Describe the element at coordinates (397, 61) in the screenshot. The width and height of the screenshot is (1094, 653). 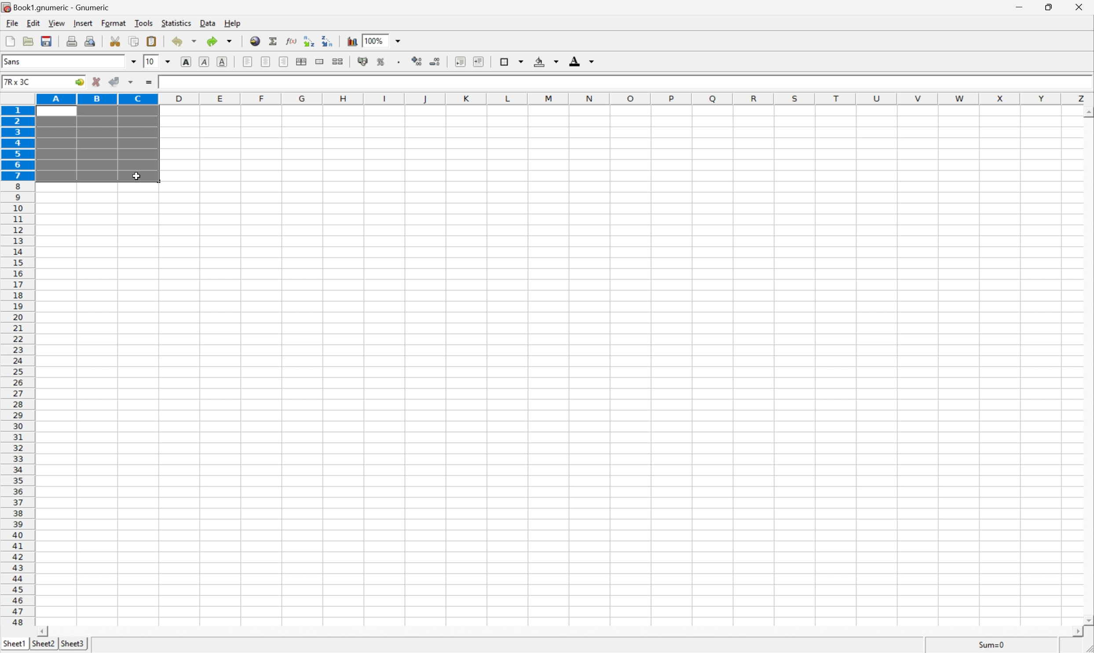
I see `Set the format of the selected cells to include a thousands separator` at that location.